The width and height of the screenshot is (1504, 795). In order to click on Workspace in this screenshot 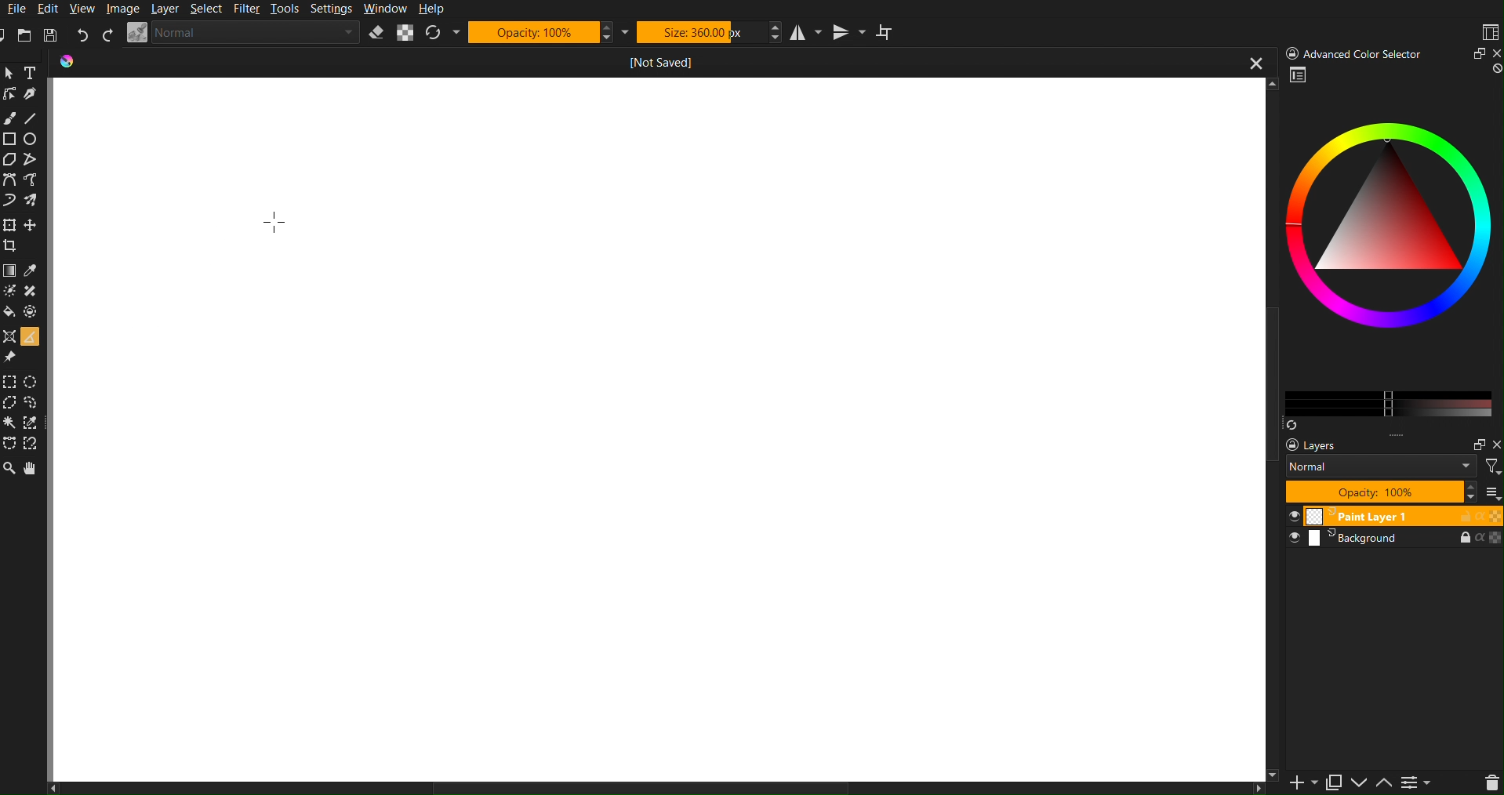, I will do `click(1488, 32)`.